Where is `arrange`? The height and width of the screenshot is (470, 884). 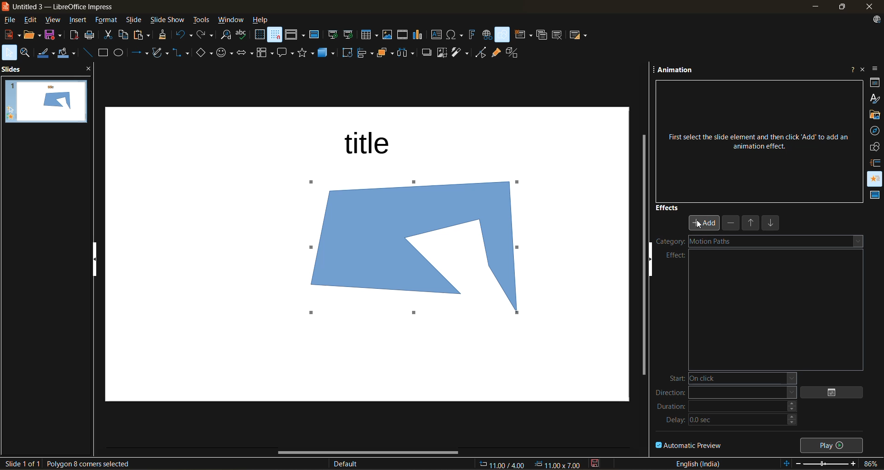 arrange is located at coordinates (383, 55).